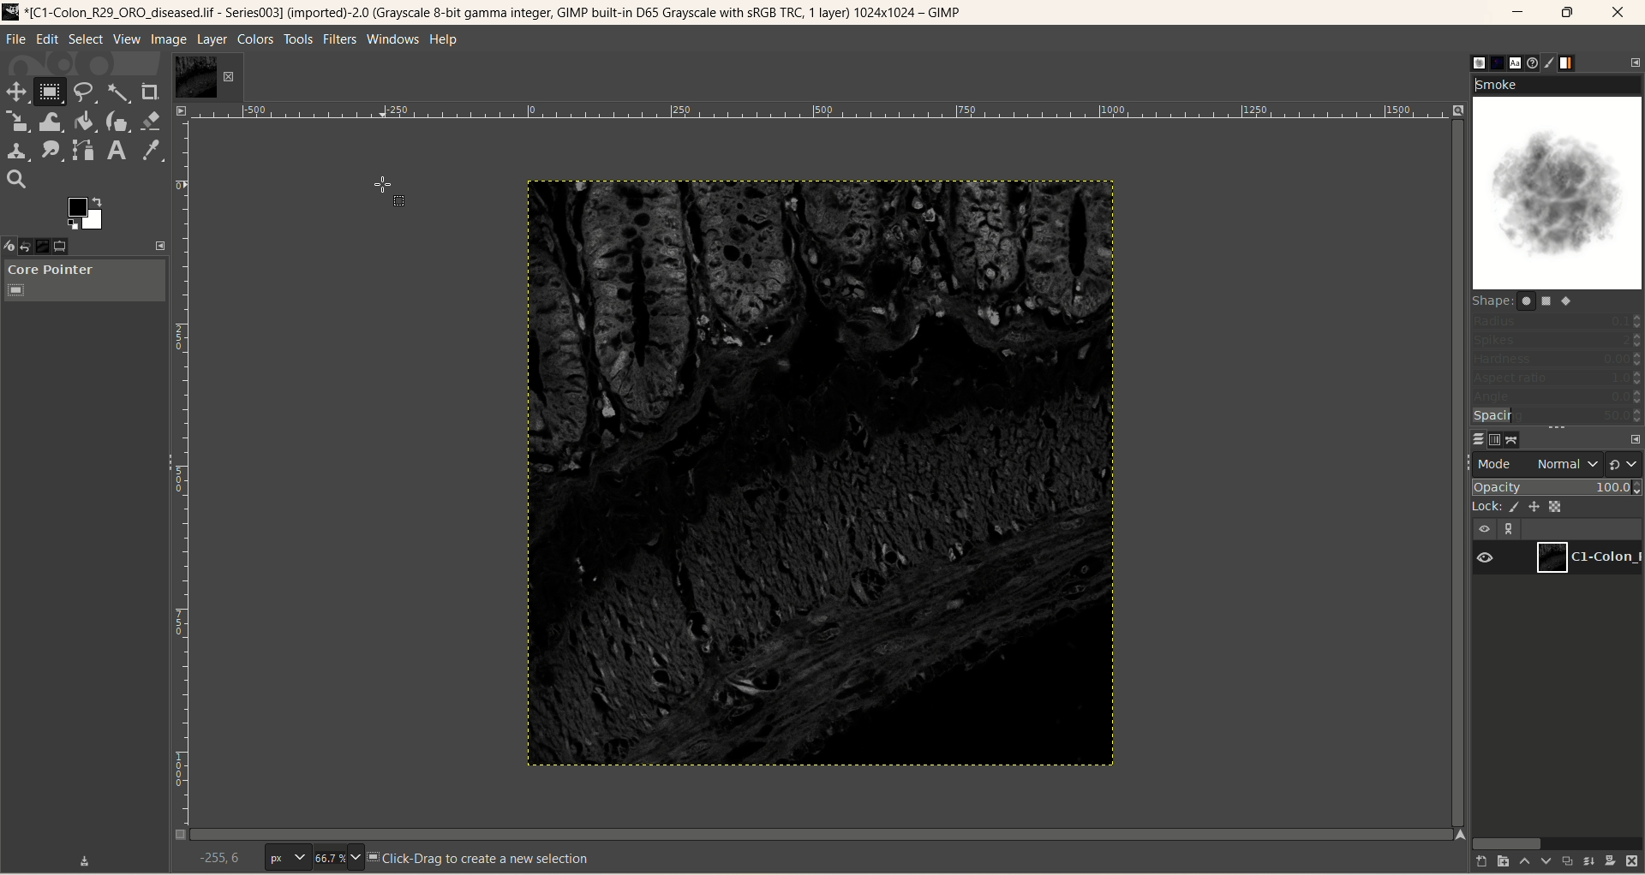  I want to click on configure this tab, so click(1635, 440).